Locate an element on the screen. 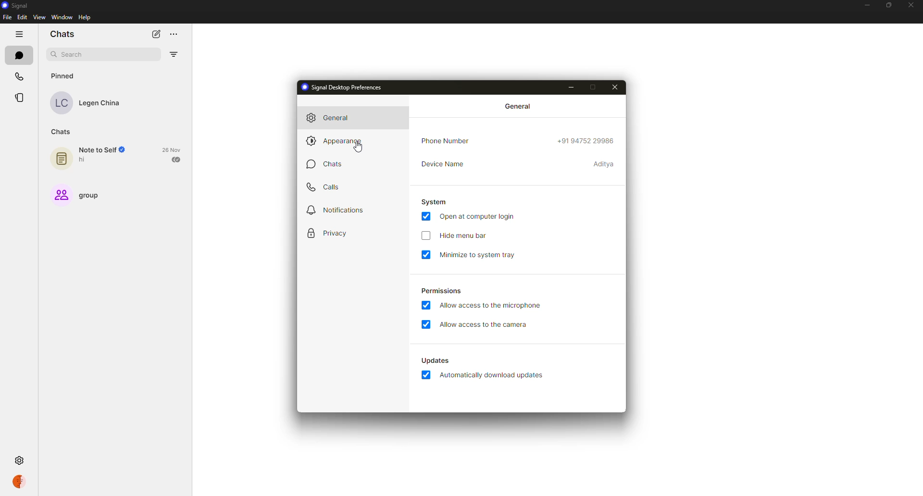 The image size is (923, 496). minimize to system tray is located at coordinates (477, 254).